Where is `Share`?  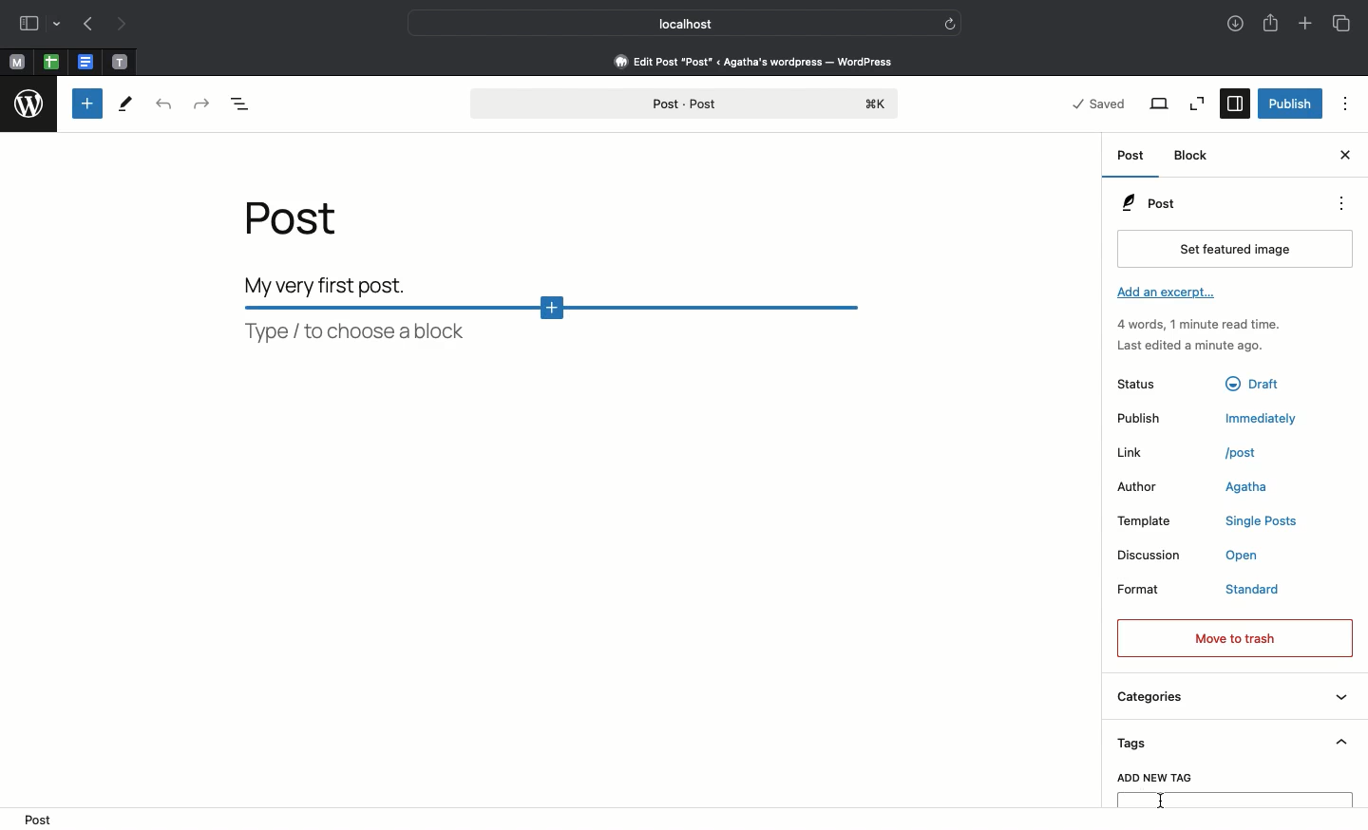 Share is located at coordinates (1270, 25).